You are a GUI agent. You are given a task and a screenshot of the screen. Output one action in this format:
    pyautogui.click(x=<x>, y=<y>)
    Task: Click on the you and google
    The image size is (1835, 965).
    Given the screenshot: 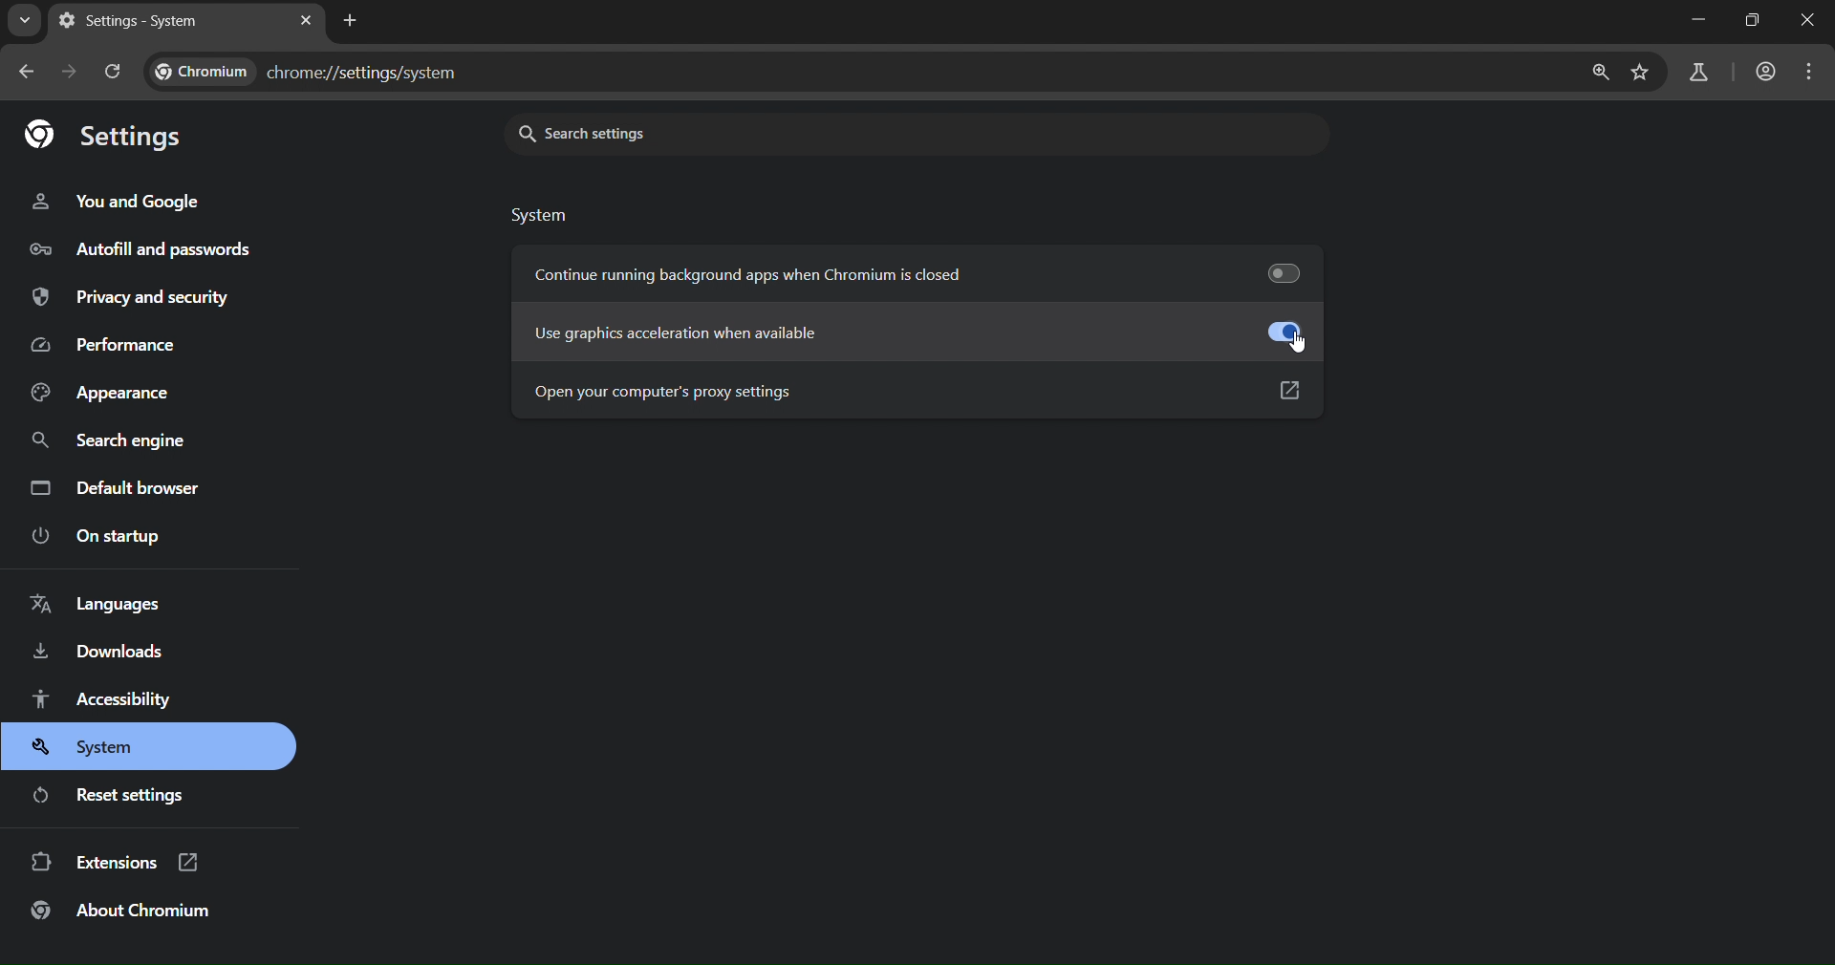 What is the action you would take?
    pyautogui.click(x=115, y=202)
    